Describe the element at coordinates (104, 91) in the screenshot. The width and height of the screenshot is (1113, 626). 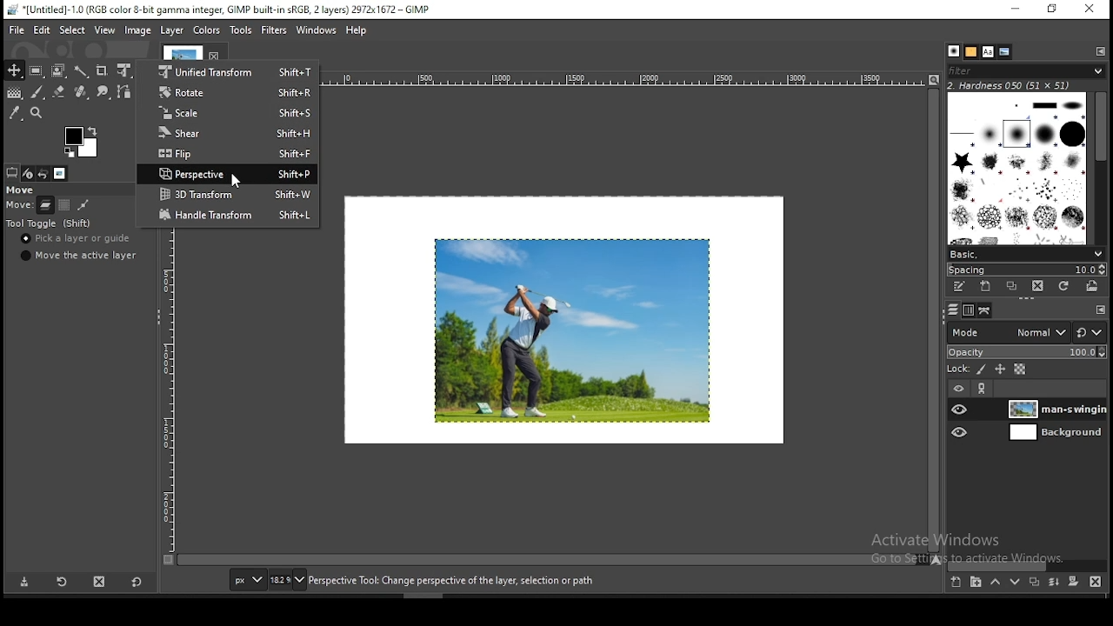
I see `smudge tool` at that location.